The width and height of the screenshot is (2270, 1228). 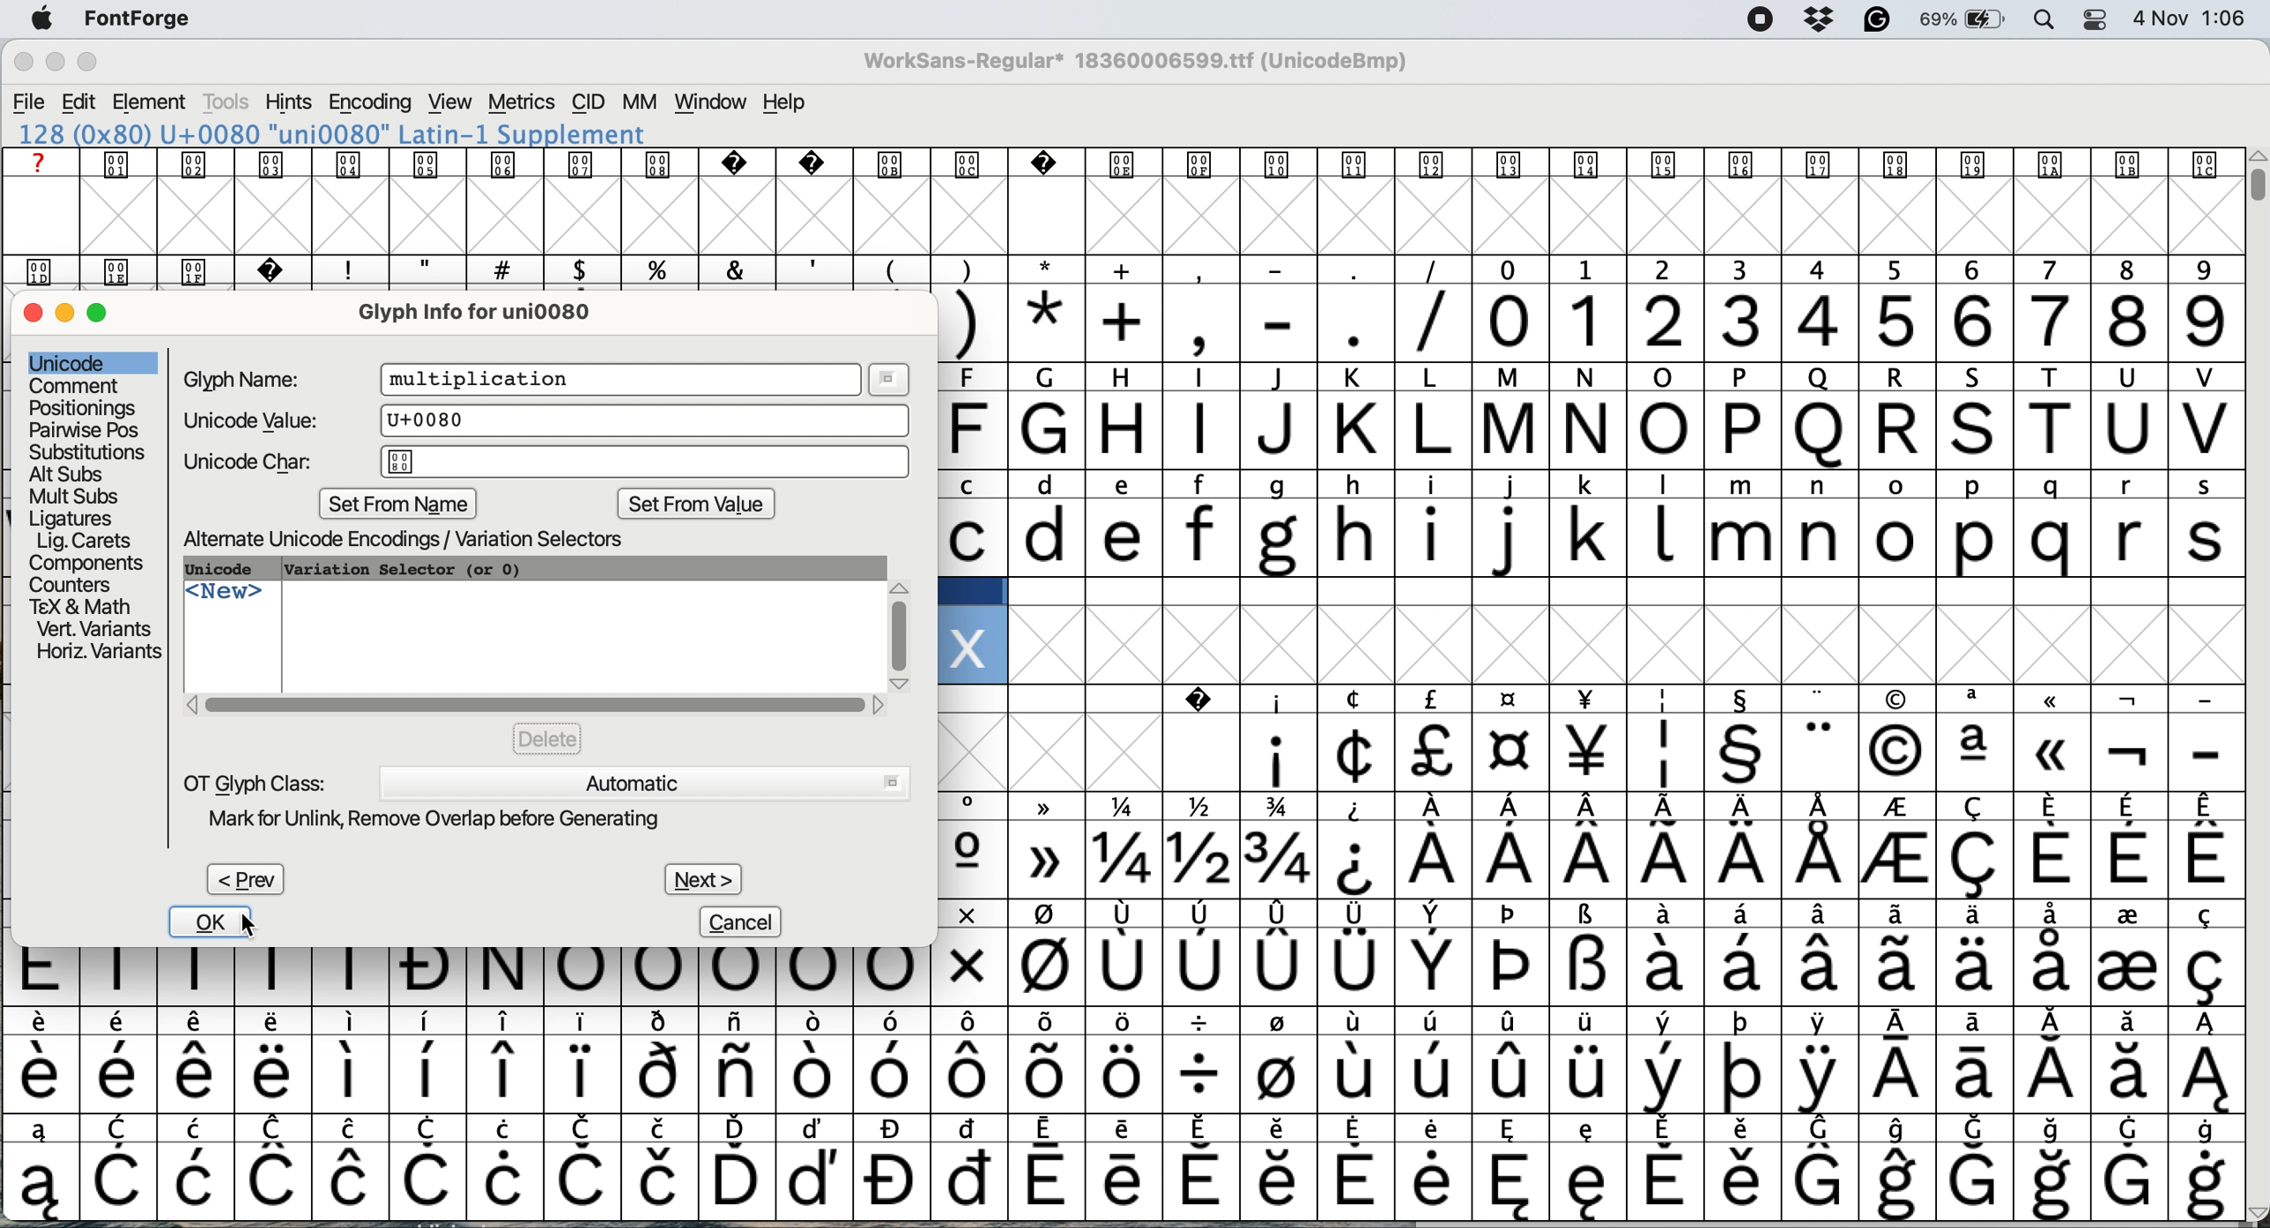 I want to click on control center, so click(x=2091, y=18).